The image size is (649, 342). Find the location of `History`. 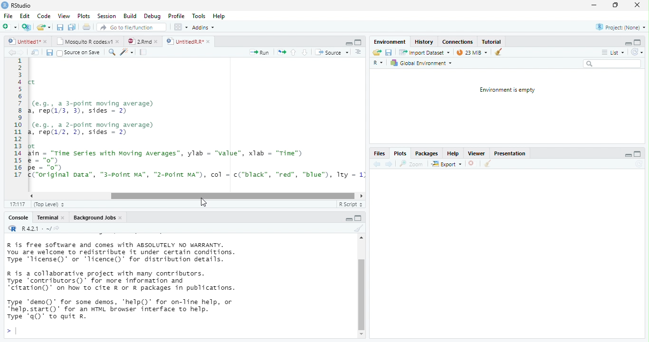

History is located at coordinates (424, 41).